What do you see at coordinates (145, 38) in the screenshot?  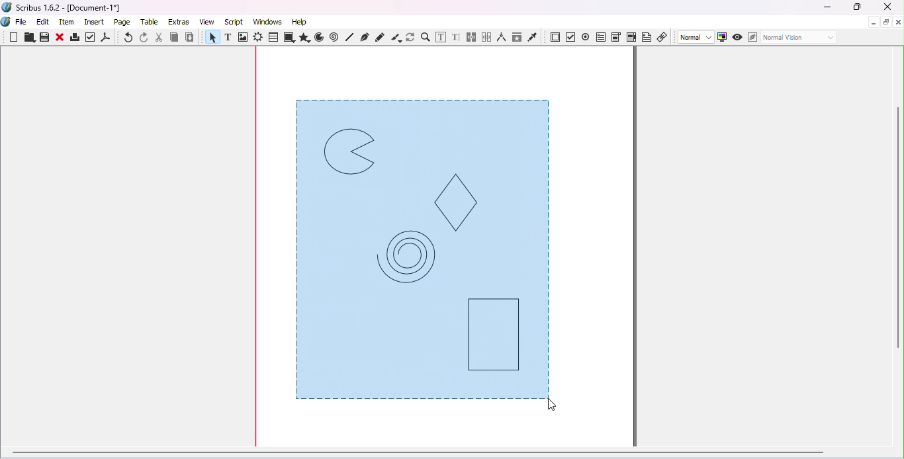 I see `Redo` at bounding box center [145, 38].